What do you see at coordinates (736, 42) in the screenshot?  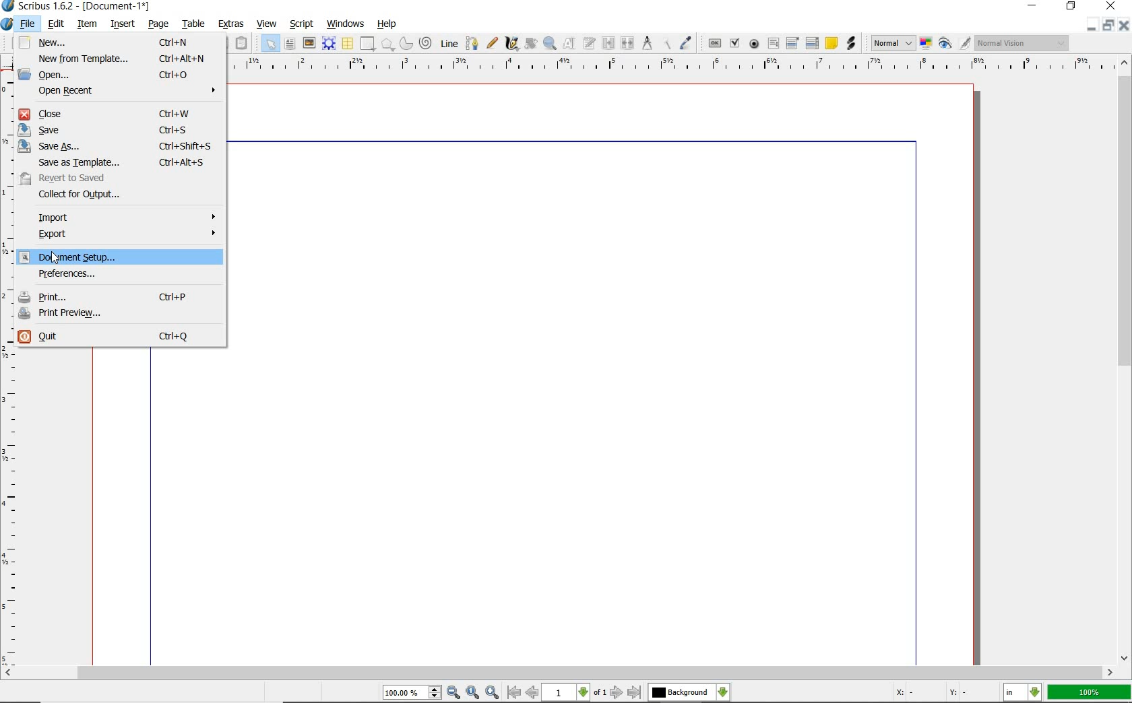 I see `pdf check box` at bounding box center [736, 42].